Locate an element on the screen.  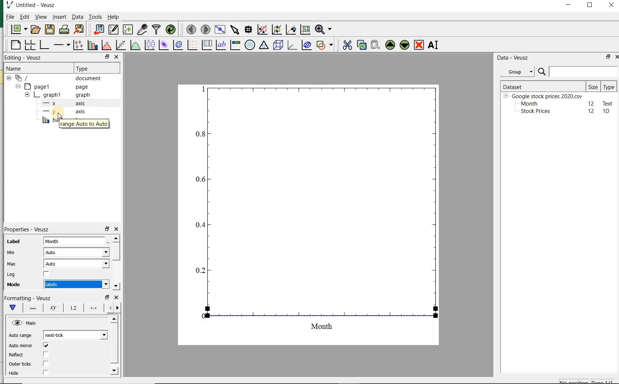
Auto is located at coordinates (76, 252).